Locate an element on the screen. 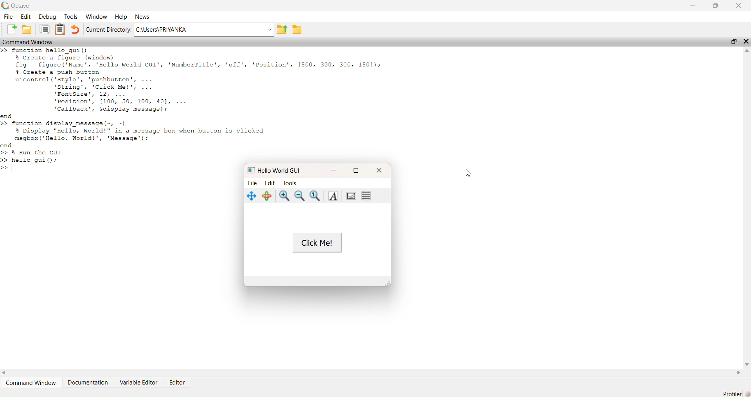 This screenshot has width=751, height=397. notes is located at coordinates (62, 30).